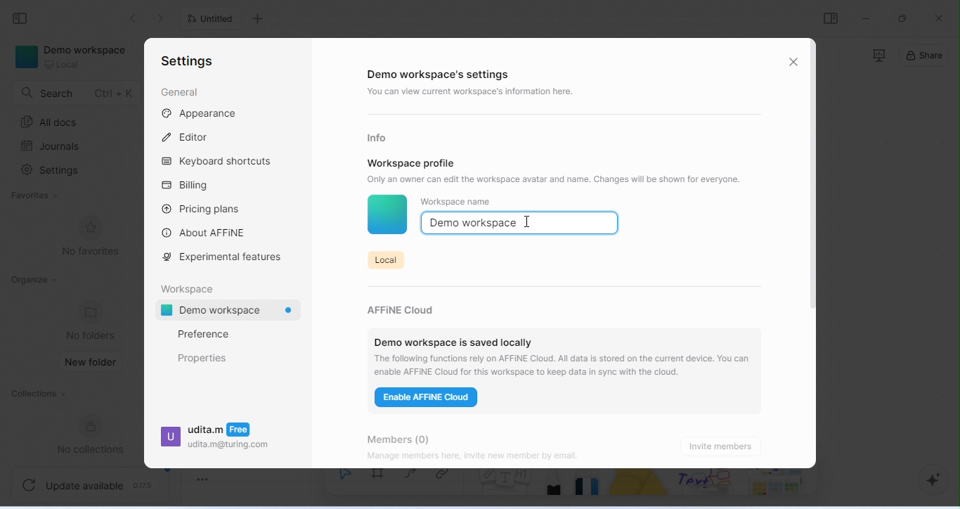 Image resolution: width=960 pixels, height=509 pixels. Describe the element at coordinates (96, 434) in the screenshot. I see `new collections` at that location.